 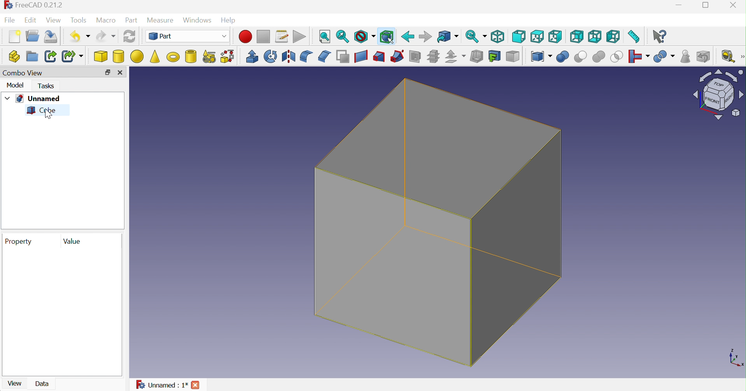 I want to click on Cube, so click(x=42, y=111).